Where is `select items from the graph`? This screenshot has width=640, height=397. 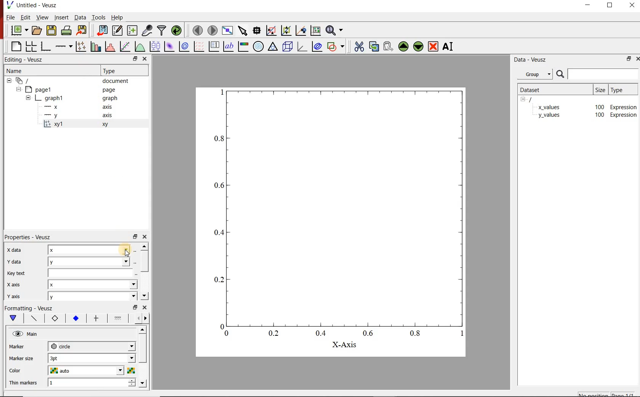 select items from the graph is located at coordinates (243, 30).